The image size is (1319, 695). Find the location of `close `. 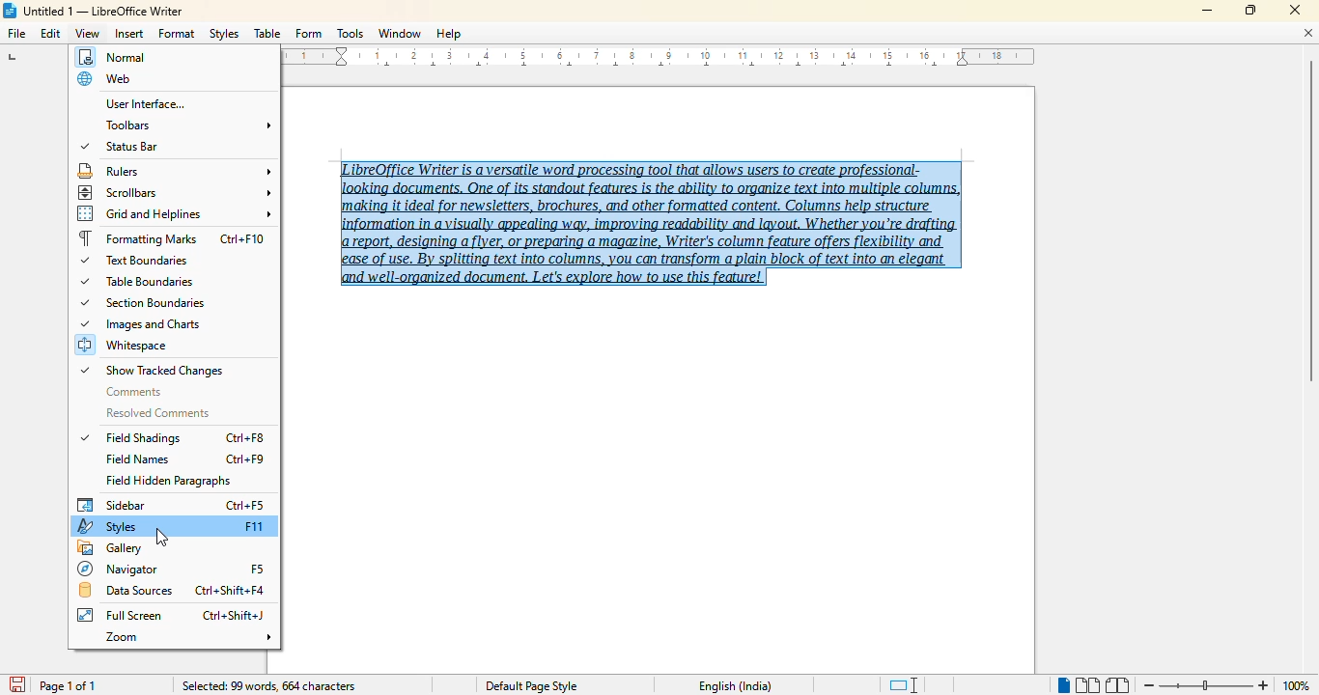

close  is located at coordinates (1295, 10).